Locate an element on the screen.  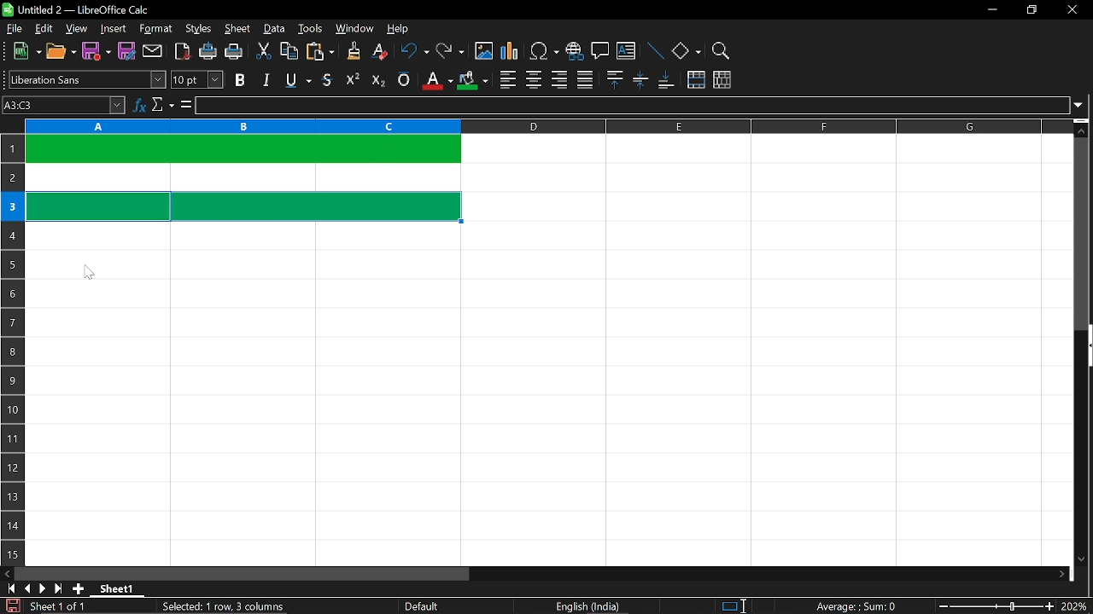
English (India) is located at coordinates (589, 606).